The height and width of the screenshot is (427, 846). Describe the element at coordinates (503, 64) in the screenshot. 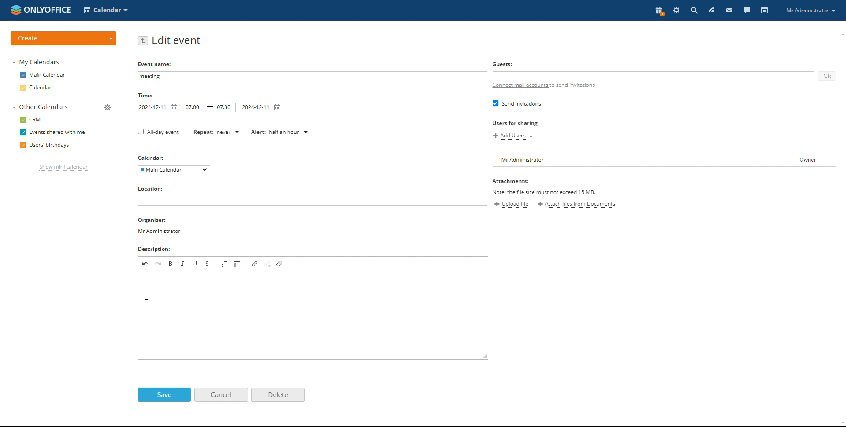

I see `` at that location.